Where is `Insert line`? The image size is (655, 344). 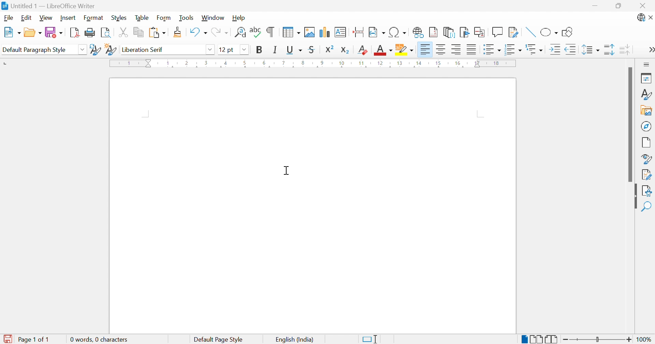 Insert line is located at coordinates (530, 33).